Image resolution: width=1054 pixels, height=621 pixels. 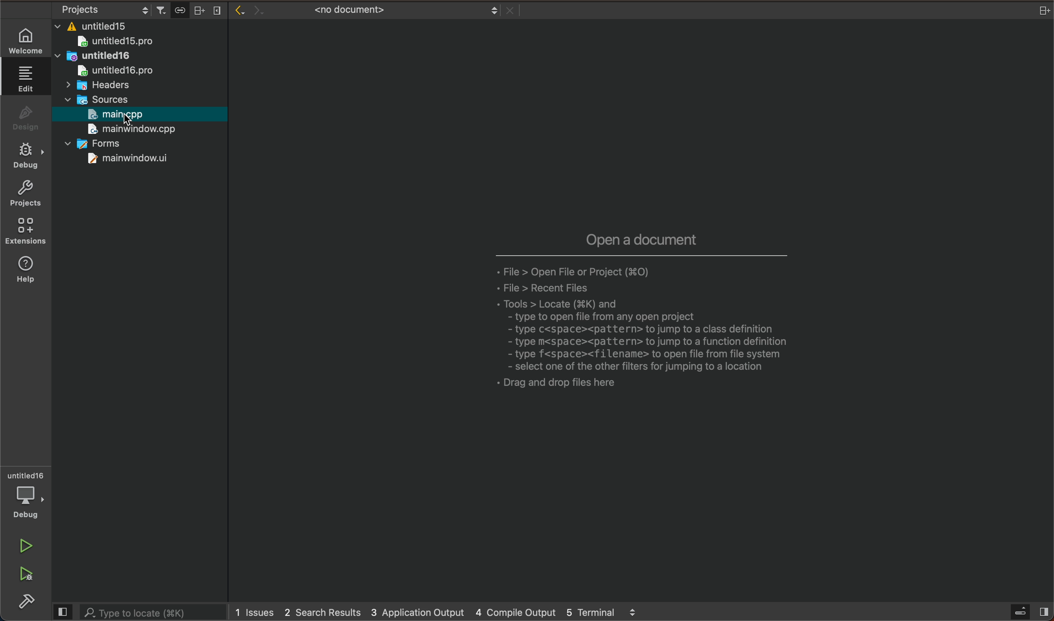 I want to click on , so click(x=183, y=11).